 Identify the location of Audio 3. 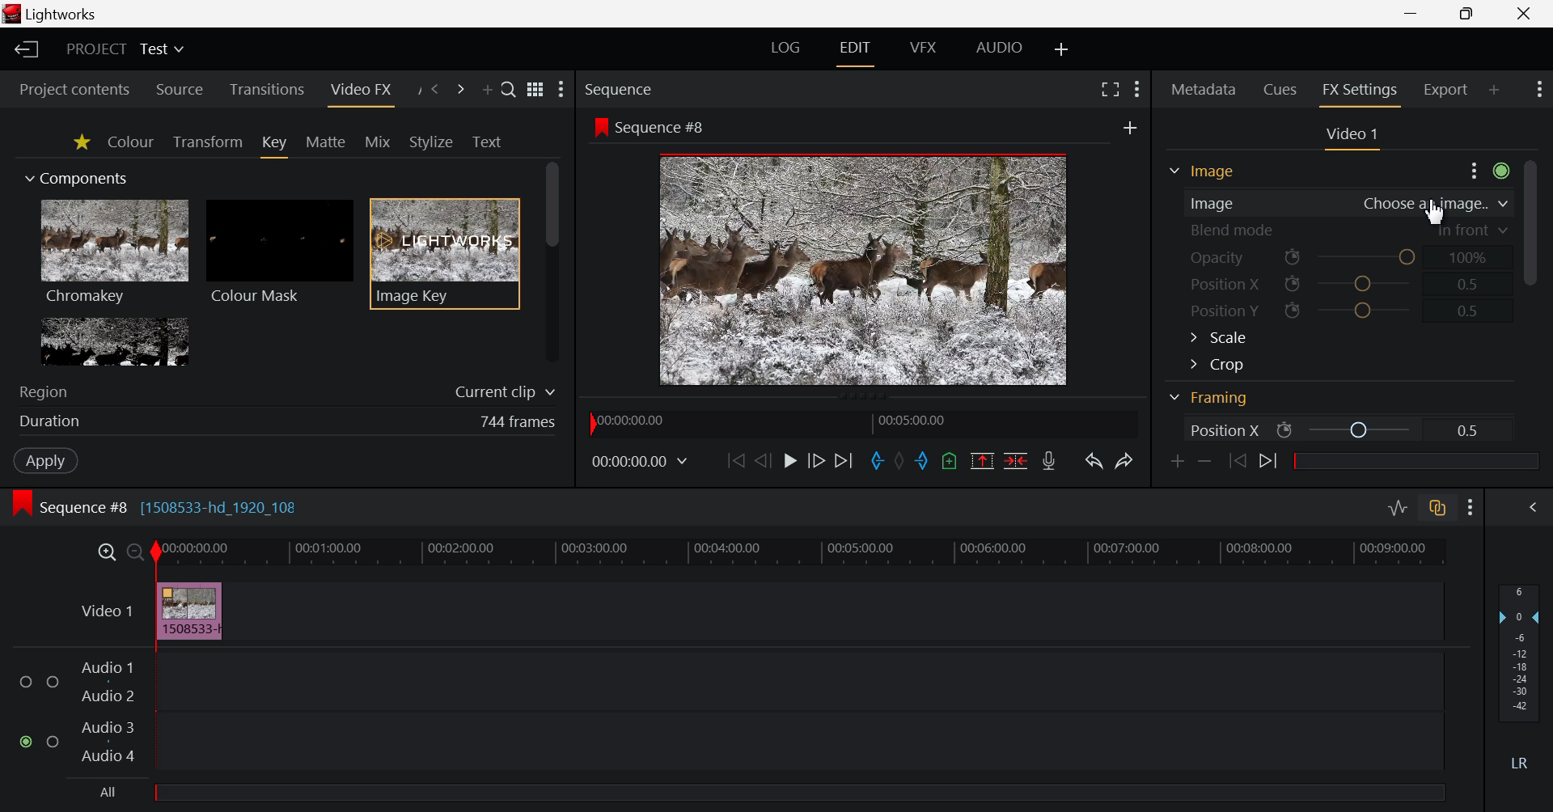
(109, 726).